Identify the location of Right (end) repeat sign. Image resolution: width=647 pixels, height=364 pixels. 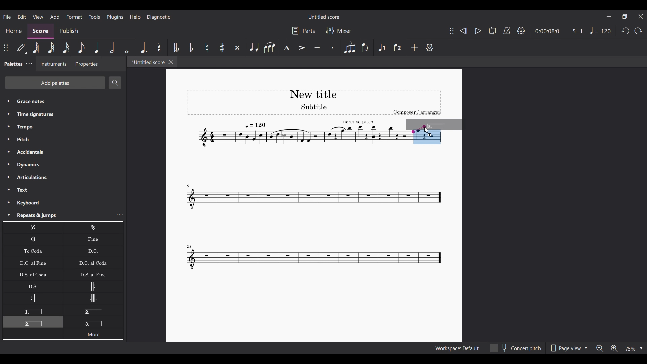
(33, 298).